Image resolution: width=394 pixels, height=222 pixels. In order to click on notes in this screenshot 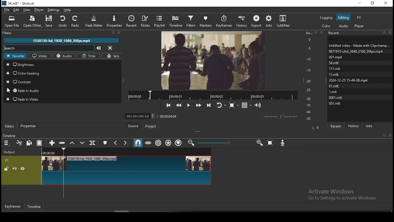, I will do `click(145, 21)`.